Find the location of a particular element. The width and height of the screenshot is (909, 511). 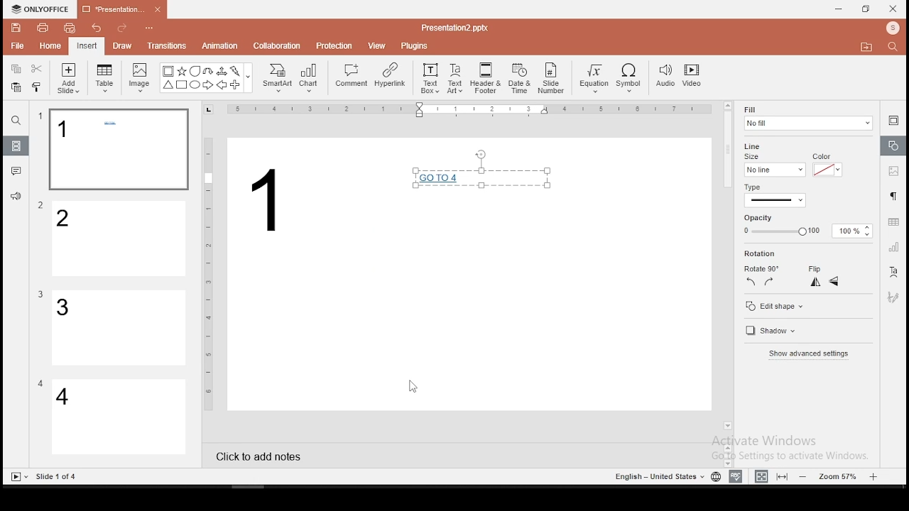

Plus is located at coordinates (236, 85).